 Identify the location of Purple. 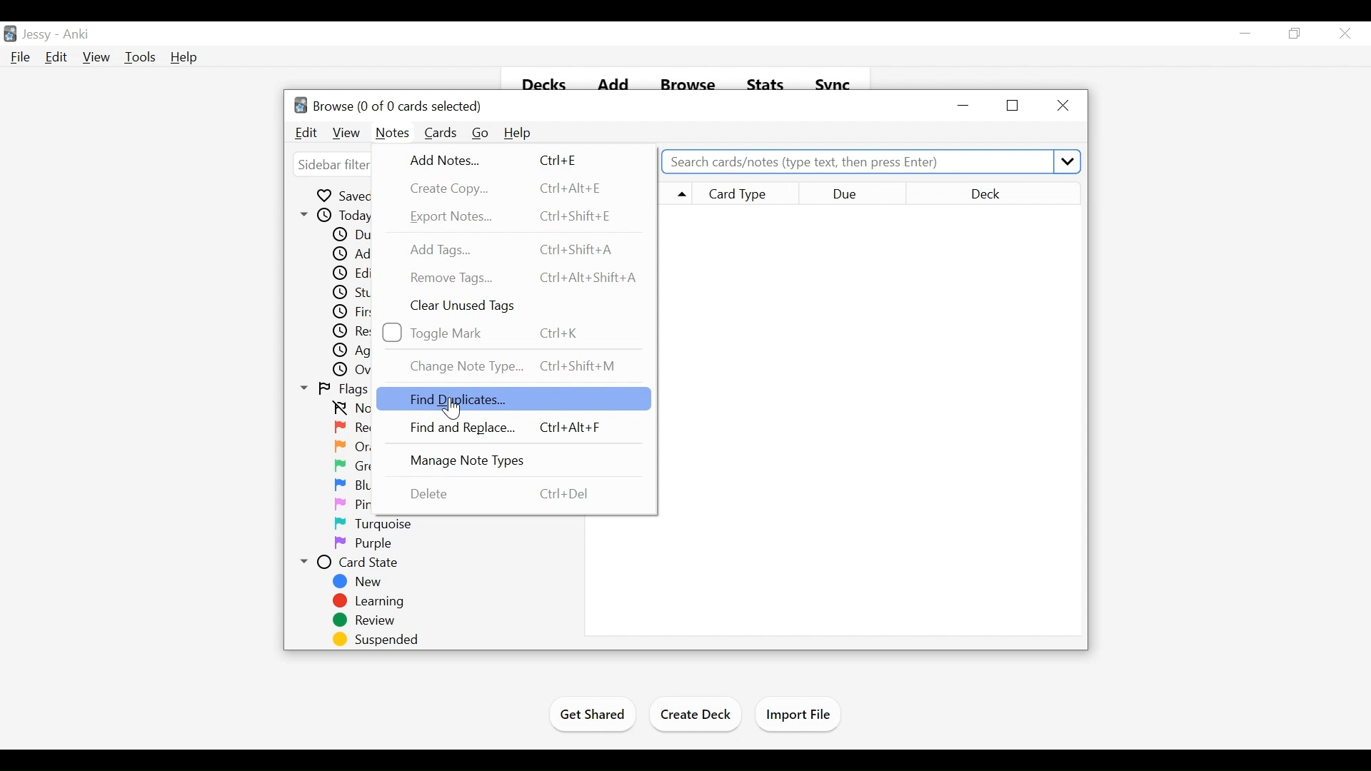
(363, 544).